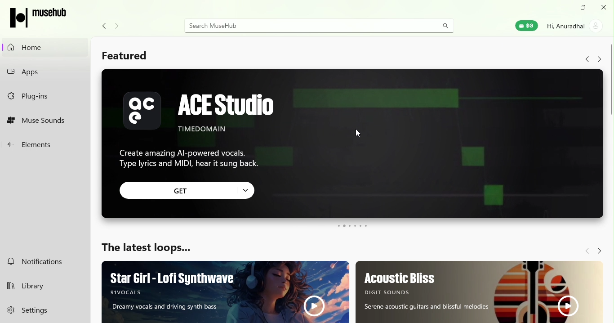  Describe the element at coordinates (223, 292) in the screenshot. I see `Ad` at that location.